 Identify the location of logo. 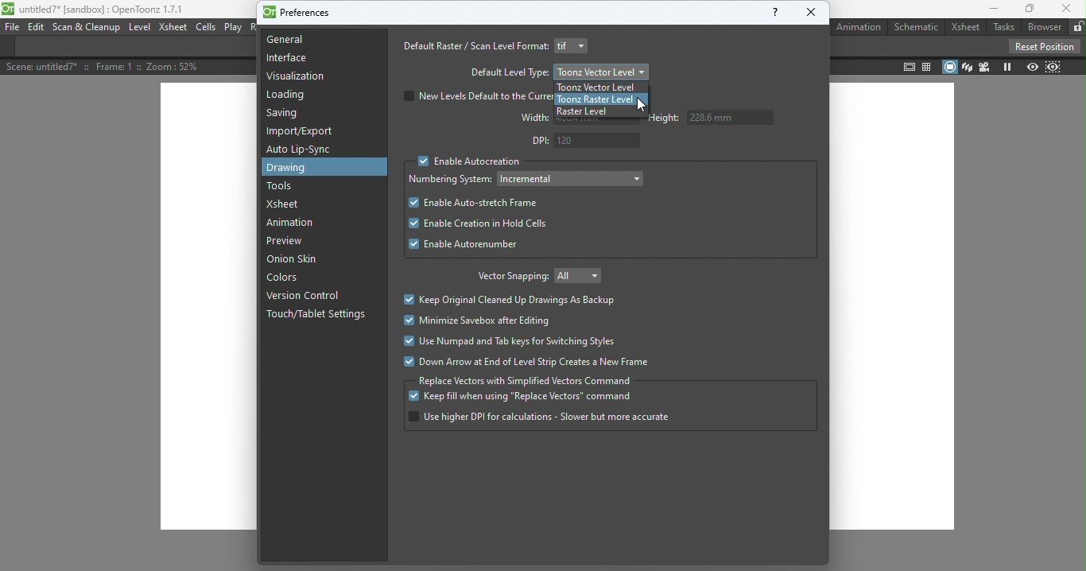
(9, 10).